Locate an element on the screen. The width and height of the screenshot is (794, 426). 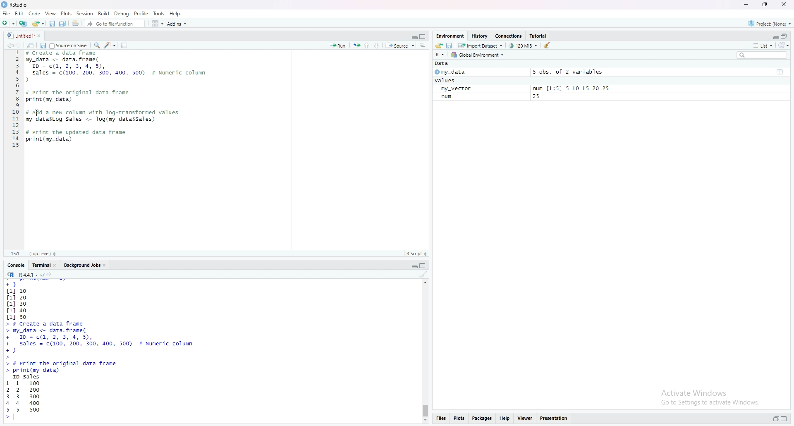
compile report is located at coordinates (125, 45).